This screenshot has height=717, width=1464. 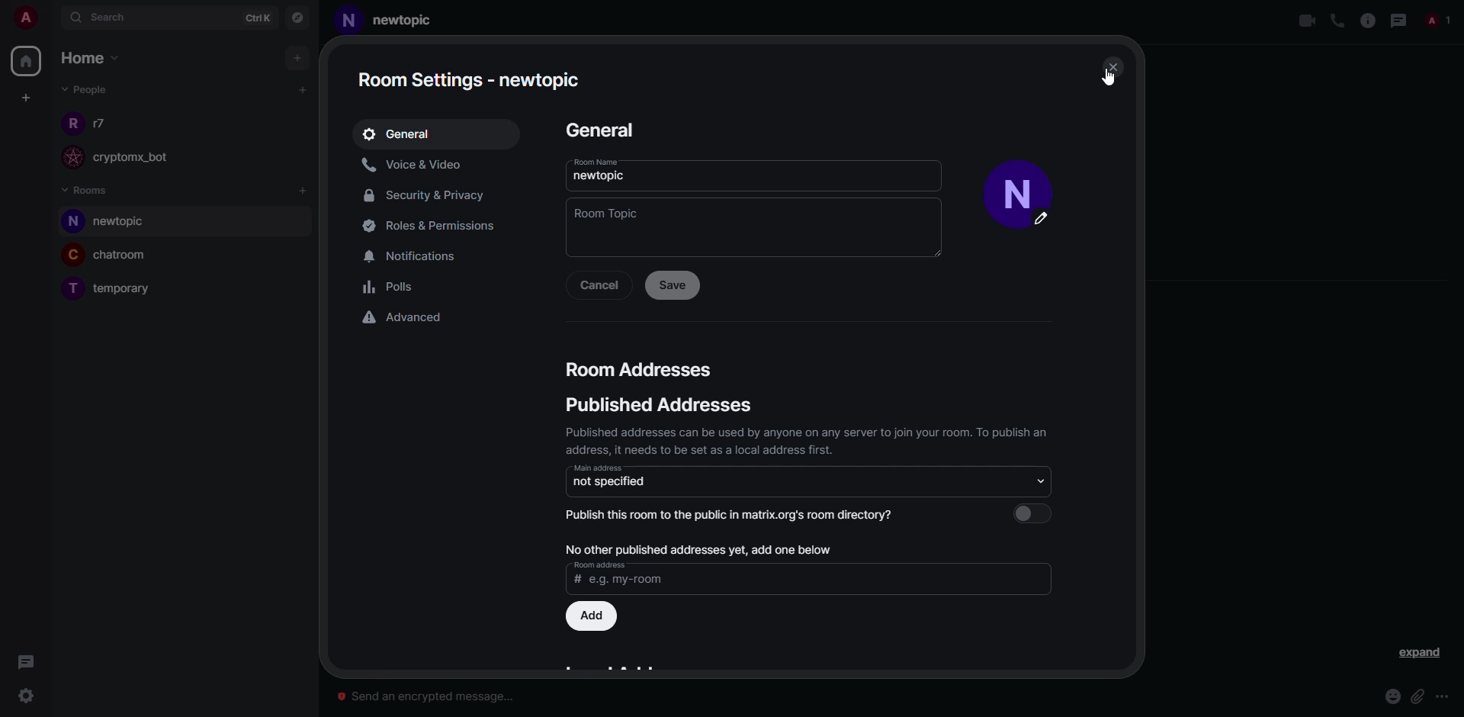 What do you see at coordinates (1036, 480) in the screenshot?
I see `drop down` at bounding box center [1036, 480].